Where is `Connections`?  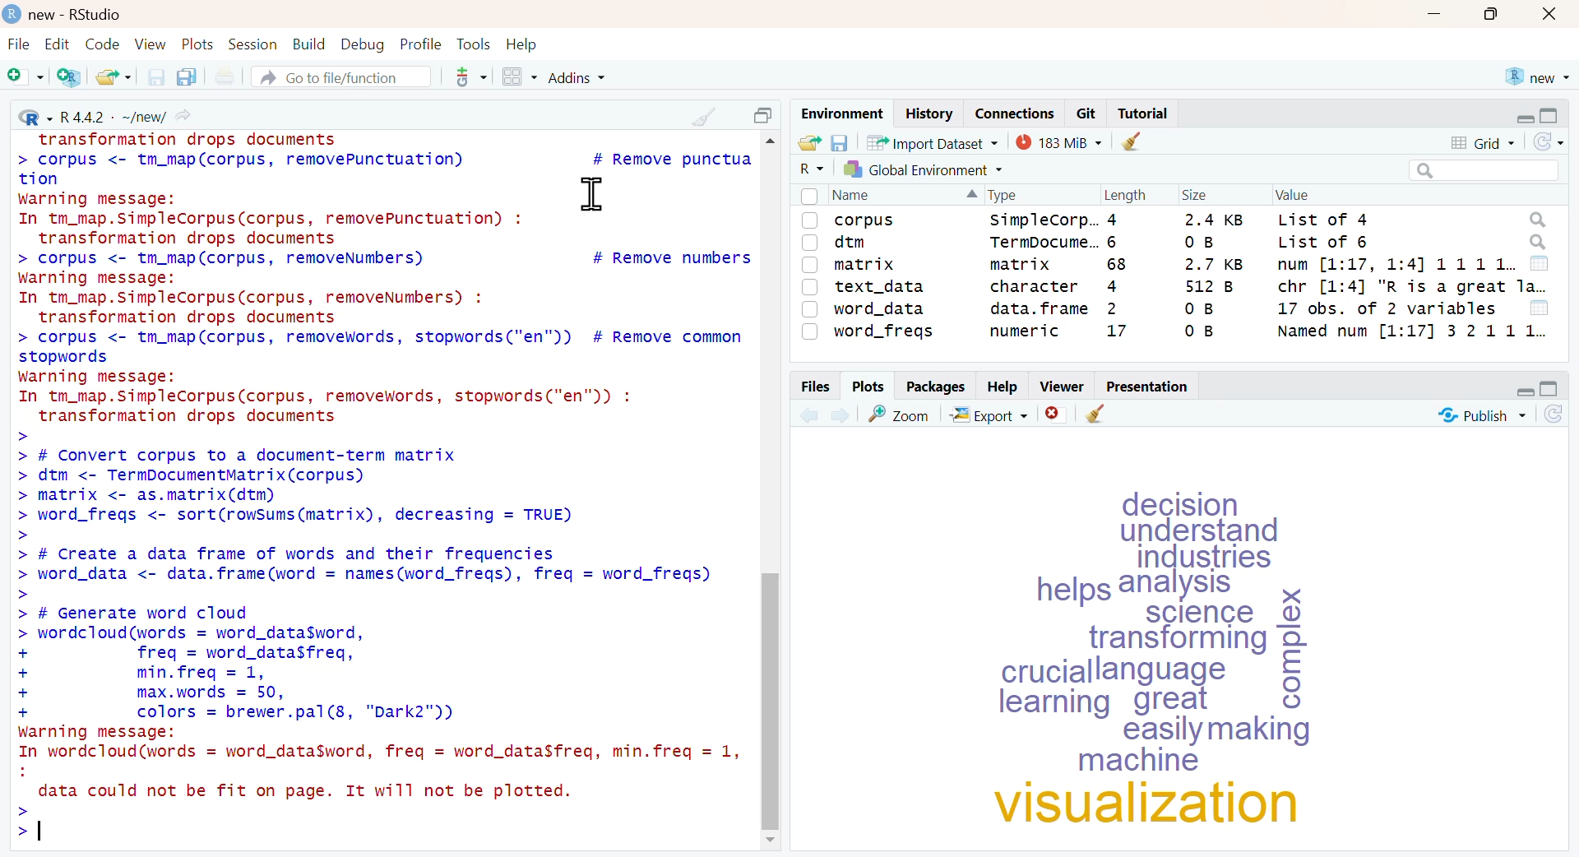
Connections is located at coordinates (1016, 113).